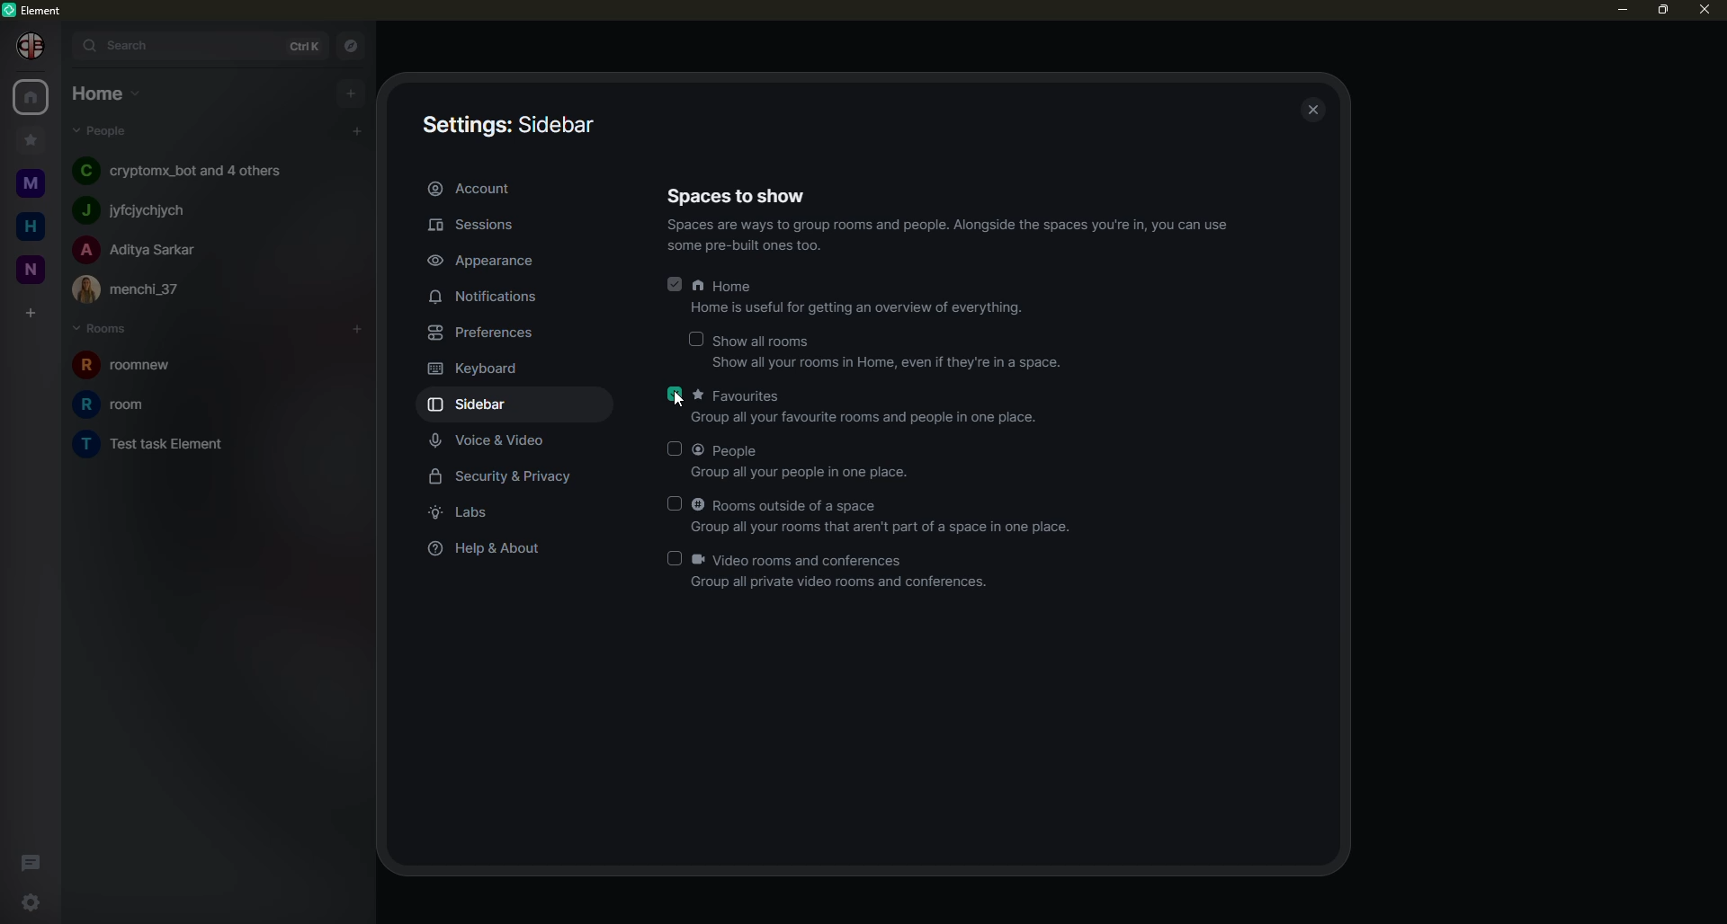 The image size is (1727, 924). What do you see at coordinates (61, 43) in the screenshot?
I see `expand` at bounding box center [61, 43].